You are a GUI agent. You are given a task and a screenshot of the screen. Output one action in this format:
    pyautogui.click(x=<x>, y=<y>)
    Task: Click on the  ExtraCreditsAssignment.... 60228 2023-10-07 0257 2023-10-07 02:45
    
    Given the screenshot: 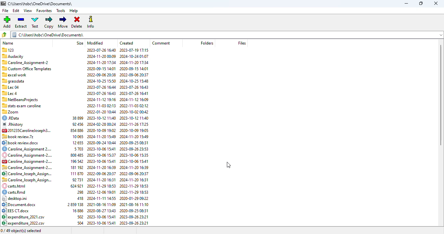 What is the action you would take?
    pyautogui.click(x=75, y=223)
    